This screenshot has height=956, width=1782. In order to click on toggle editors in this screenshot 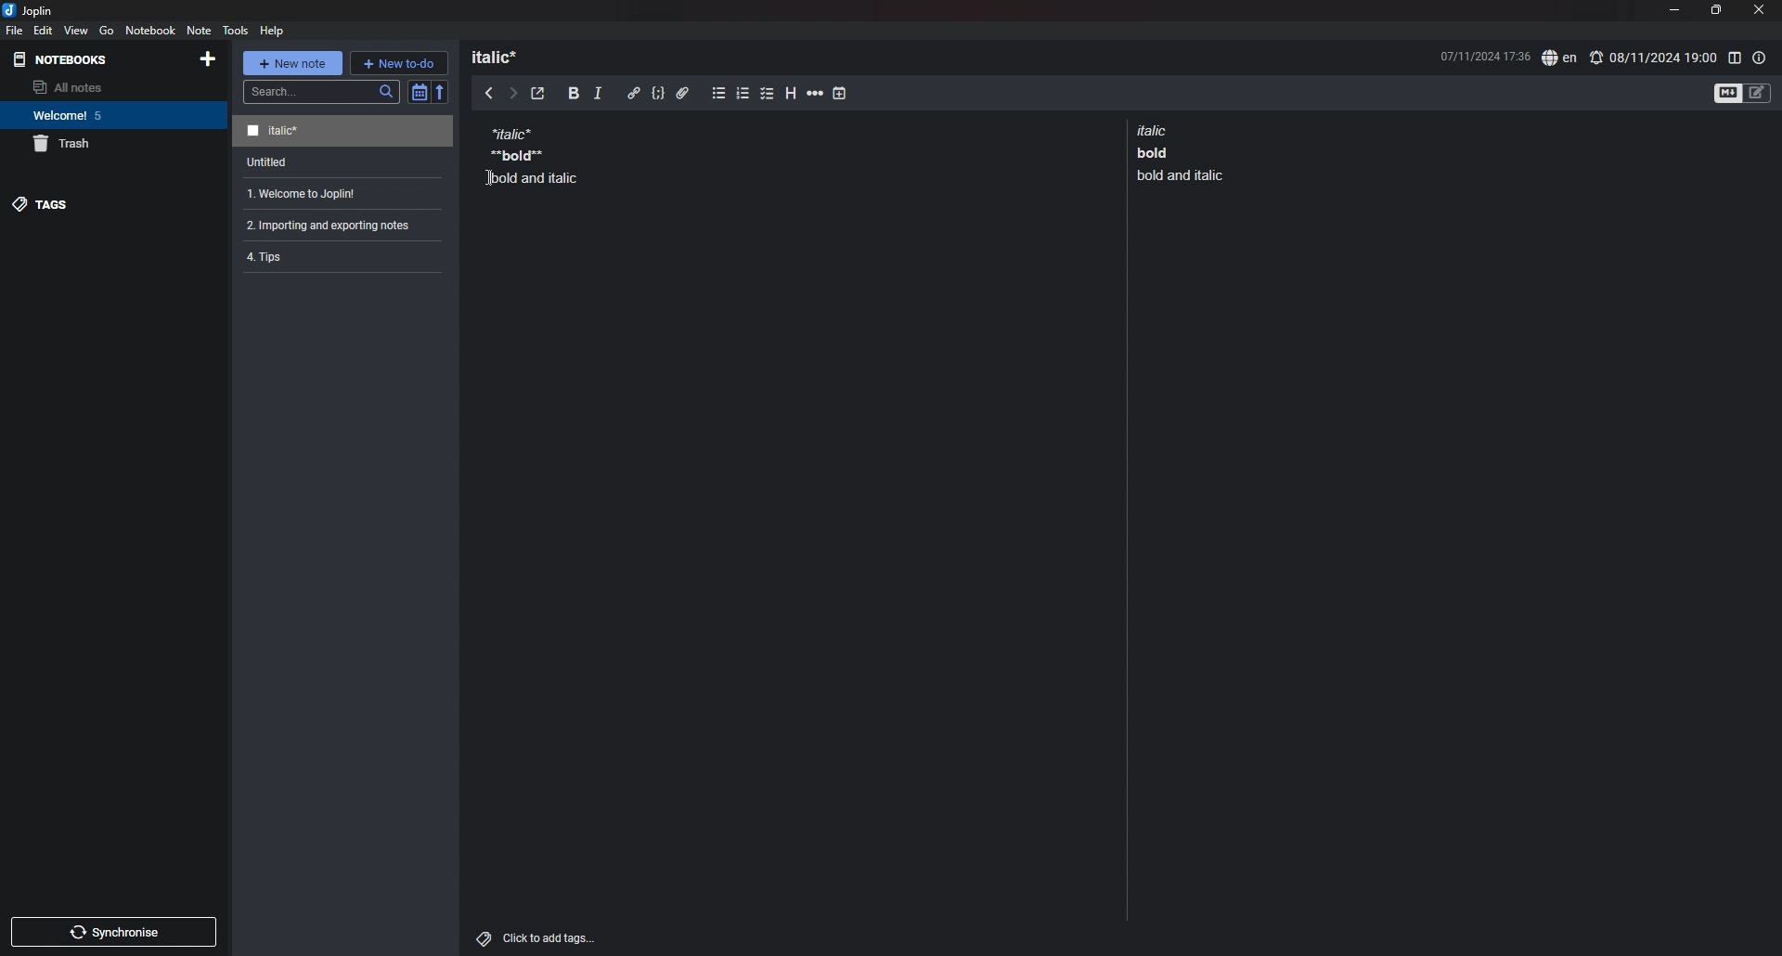, I will do `click(1743, 92)`.